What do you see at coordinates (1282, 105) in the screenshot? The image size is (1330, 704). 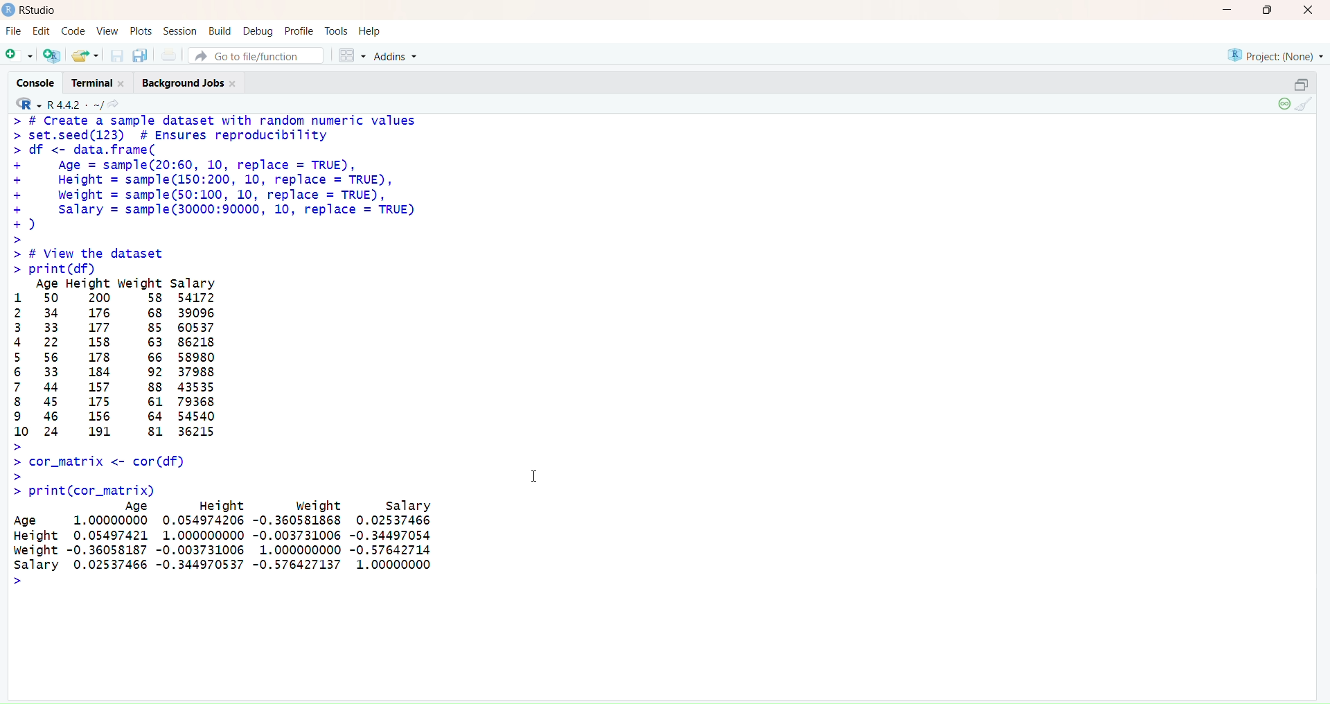 I see `Session suspend timeout passed: A child process is running` at bounding box center [1282, 105].